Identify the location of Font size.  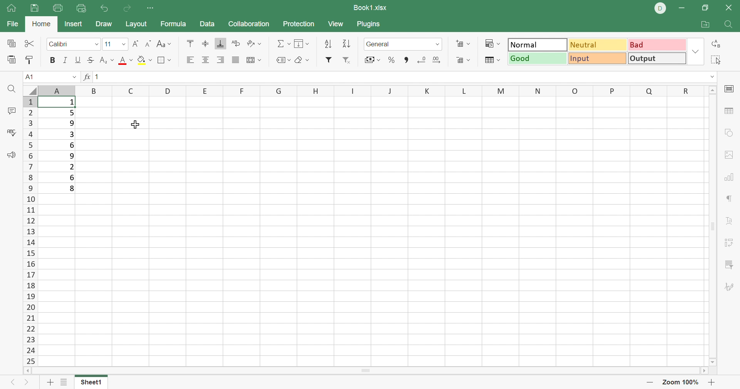
(126, 62).